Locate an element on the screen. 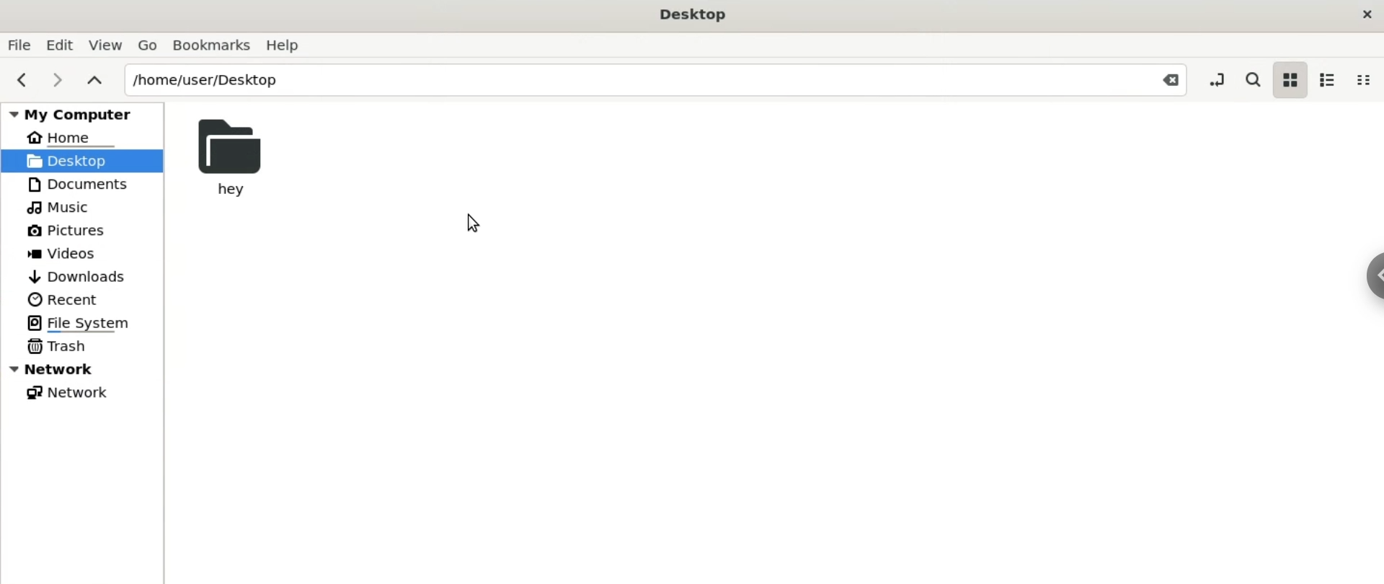  previous is located at coordinates (20, 78).